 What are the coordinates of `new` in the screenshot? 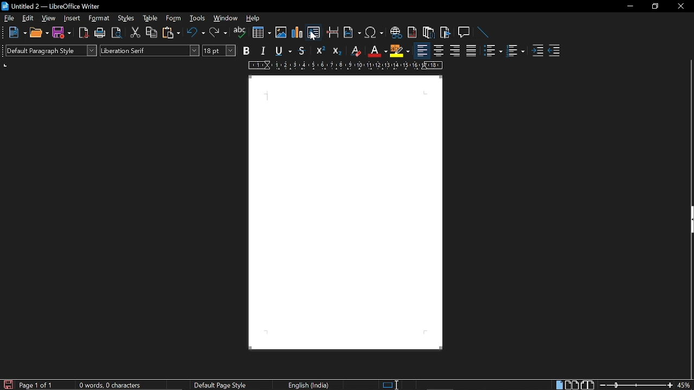 It's located at (17, 32).